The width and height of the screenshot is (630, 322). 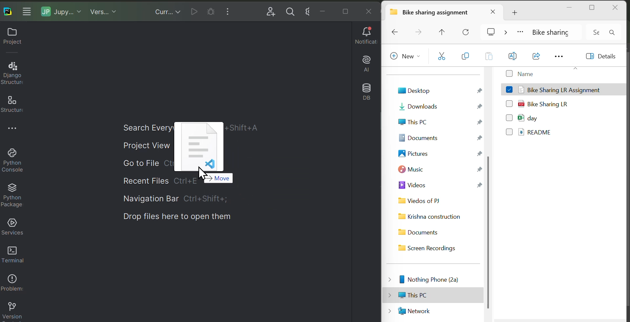 I want to click on Project, so click(x=13, y=38).